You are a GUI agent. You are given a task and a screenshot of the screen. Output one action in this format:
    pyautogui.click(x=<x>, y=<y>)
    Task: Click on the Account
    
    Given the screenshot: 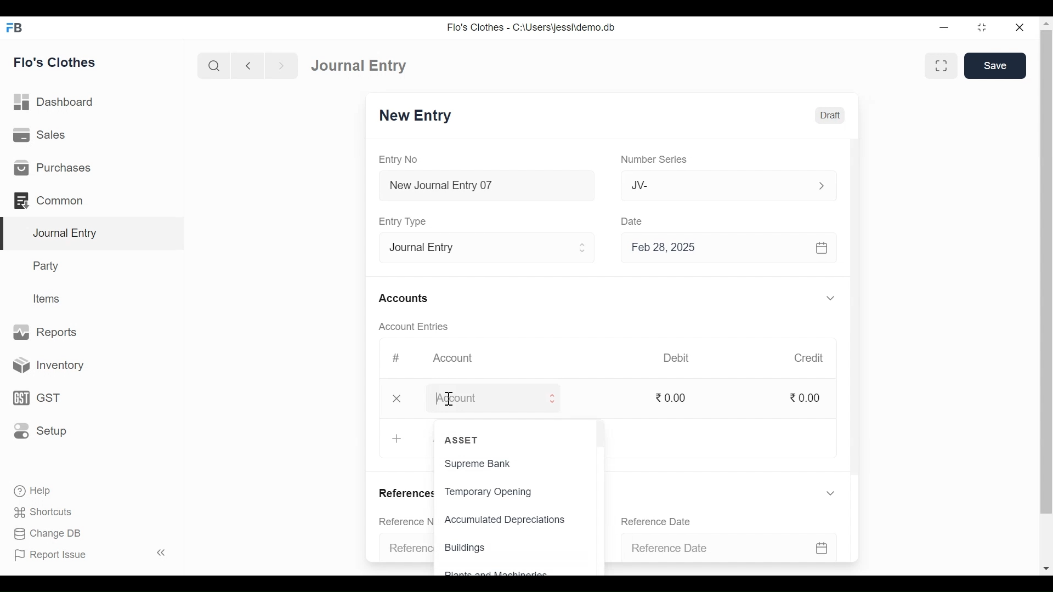 What is the action you would take?
    pyautogui.click(x=489, y=401)
    